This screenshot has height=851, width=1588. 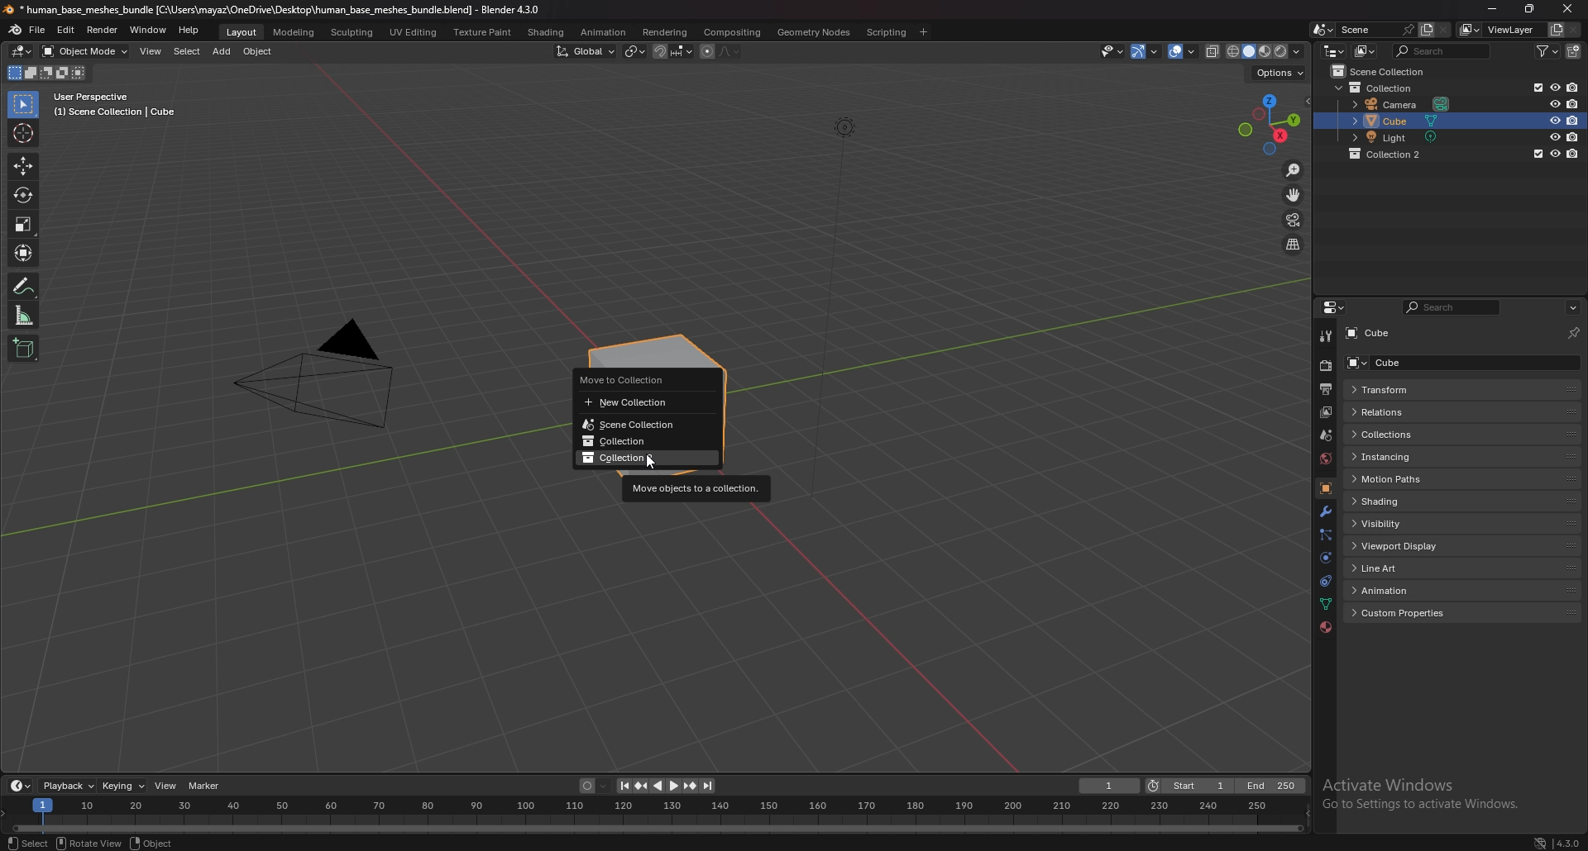 What do you see at coordinates (1293, 219) in the screenshot?
I see `camera view` at bounding box center [1293, 219].